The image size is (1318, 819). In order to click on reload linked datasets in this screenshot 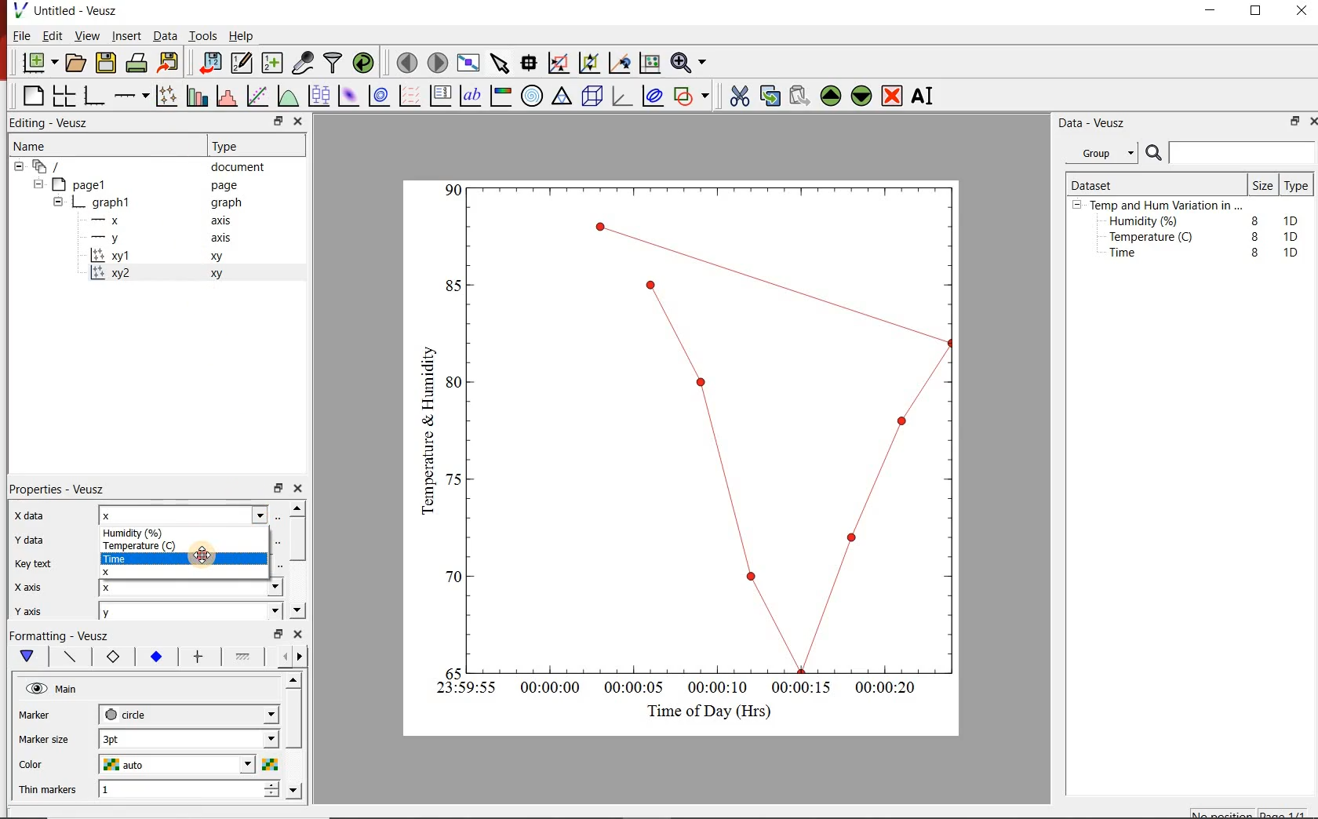, I will do `click(363, 64)`.